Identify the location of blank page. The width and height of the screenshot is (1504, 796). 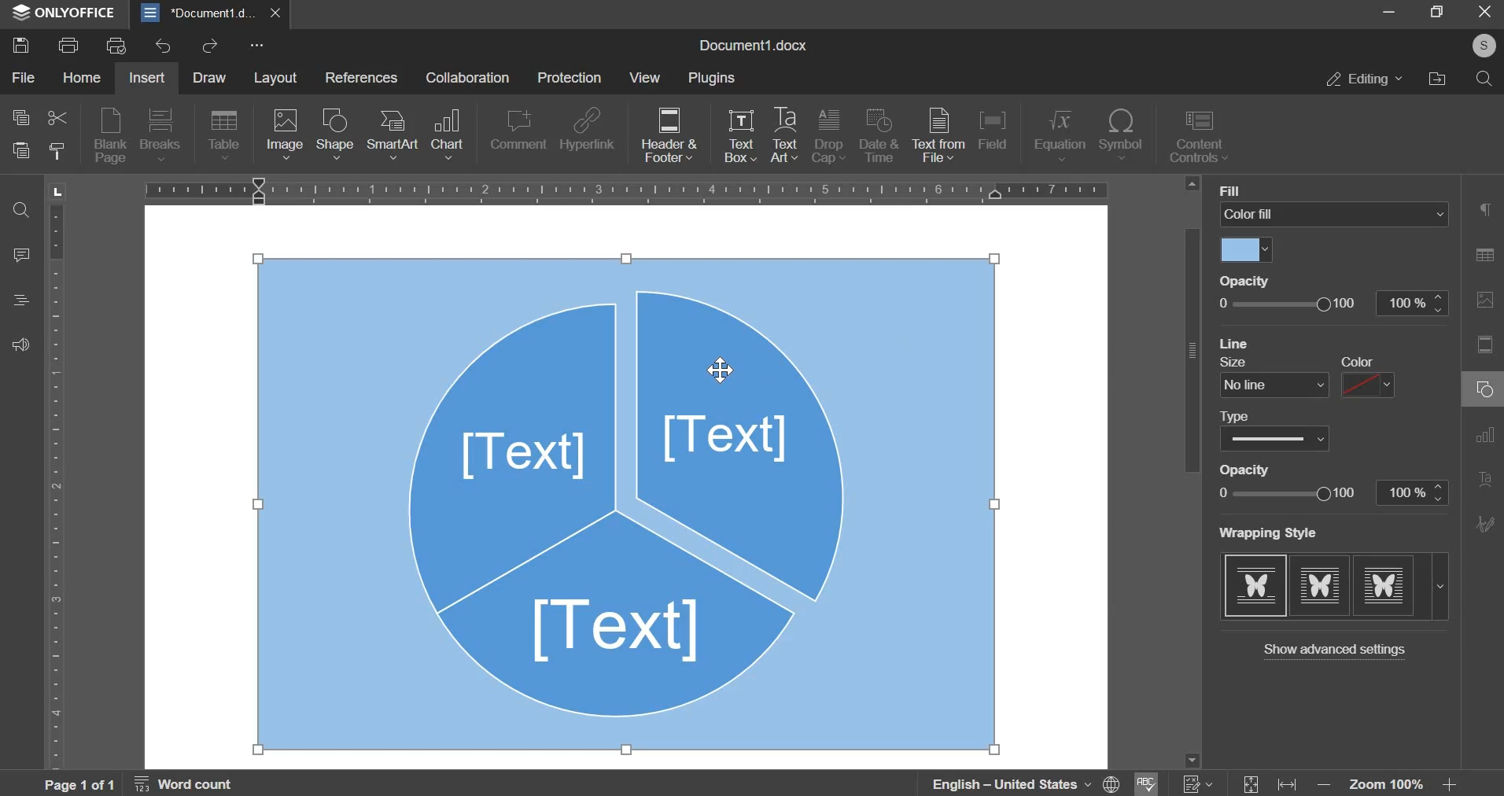
(111, 135).